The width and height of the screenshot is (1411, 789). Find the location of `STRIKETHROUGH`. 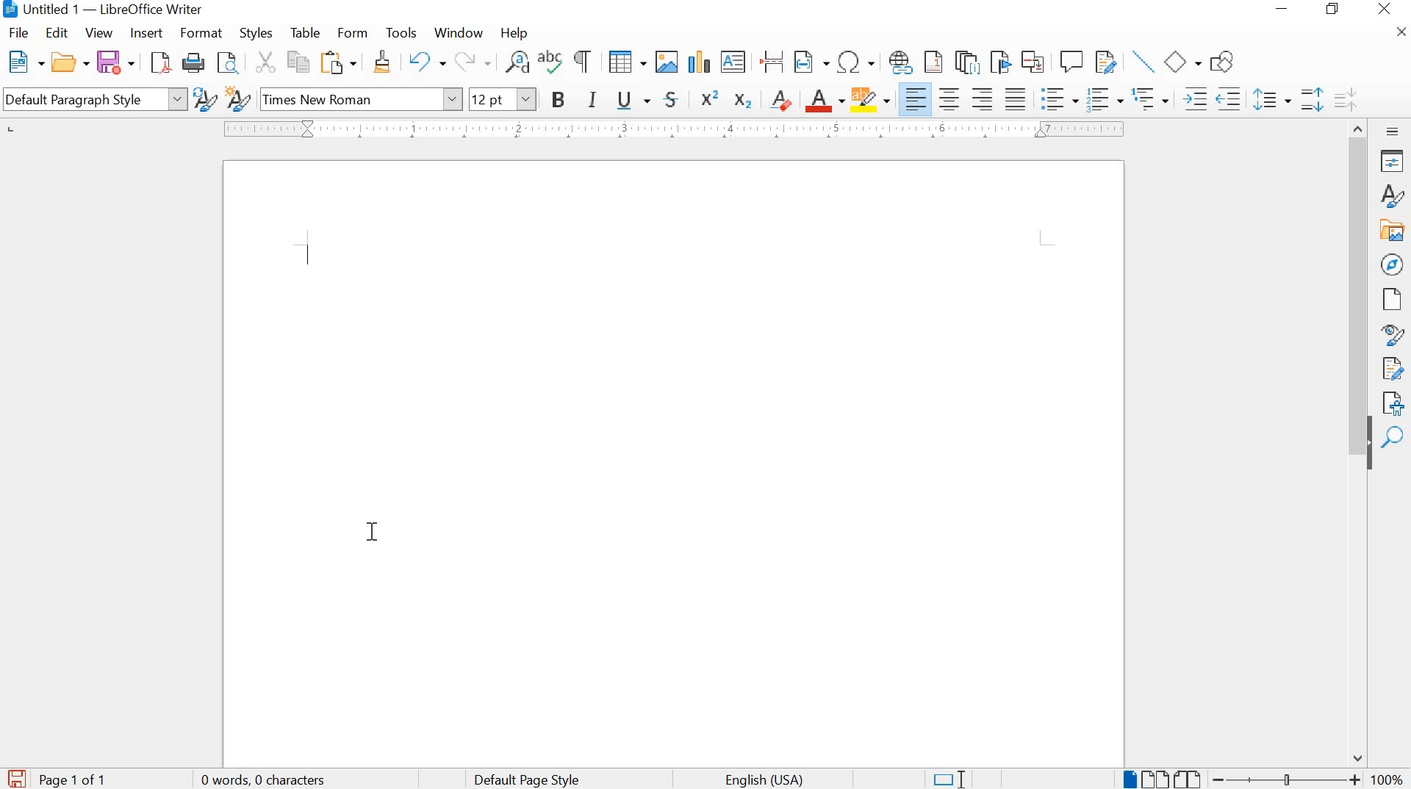

STRIKETHROUGH is located at coordinates (671, 101).